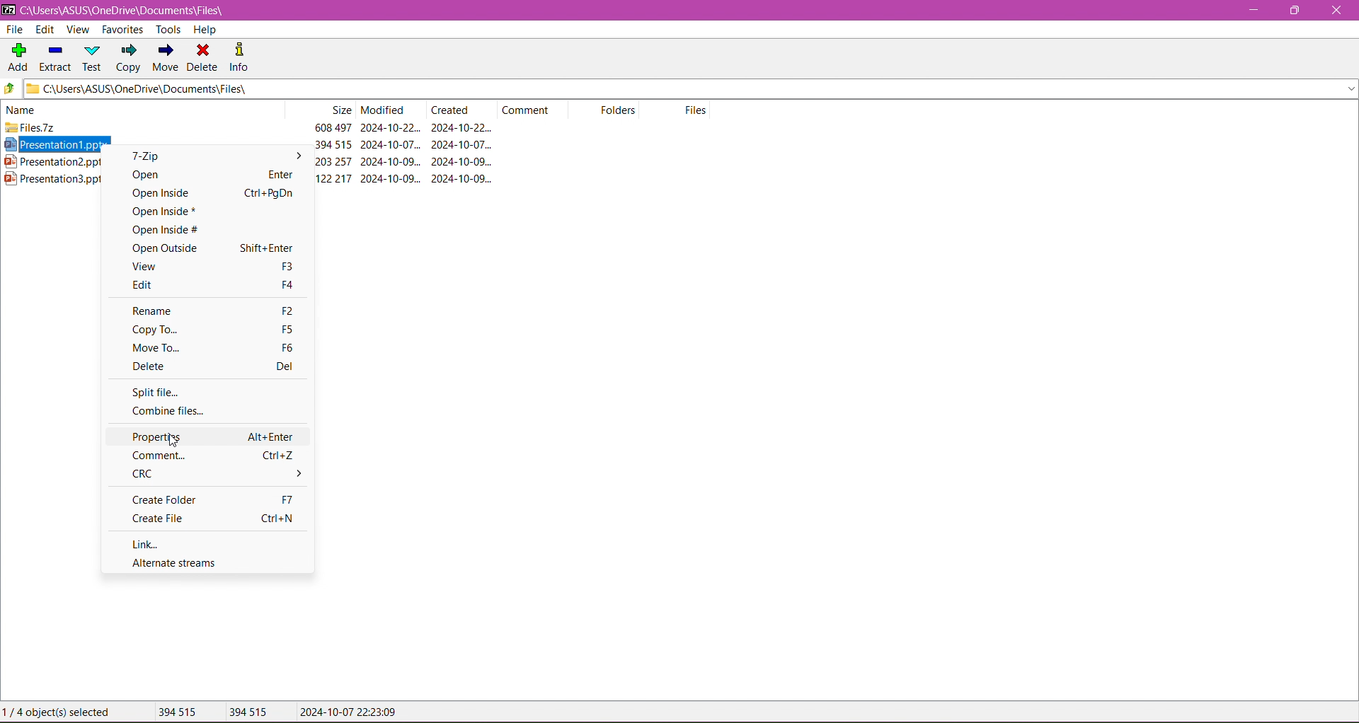 This screenshot has height=723, width=1359. Describe the element at coordinates (212, 311) in the screenshot. I see `Rename` at that location.